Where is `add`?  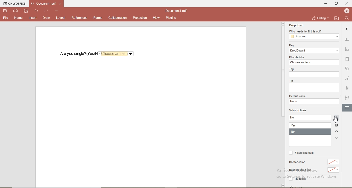 add is located at coordinates (337, 117).